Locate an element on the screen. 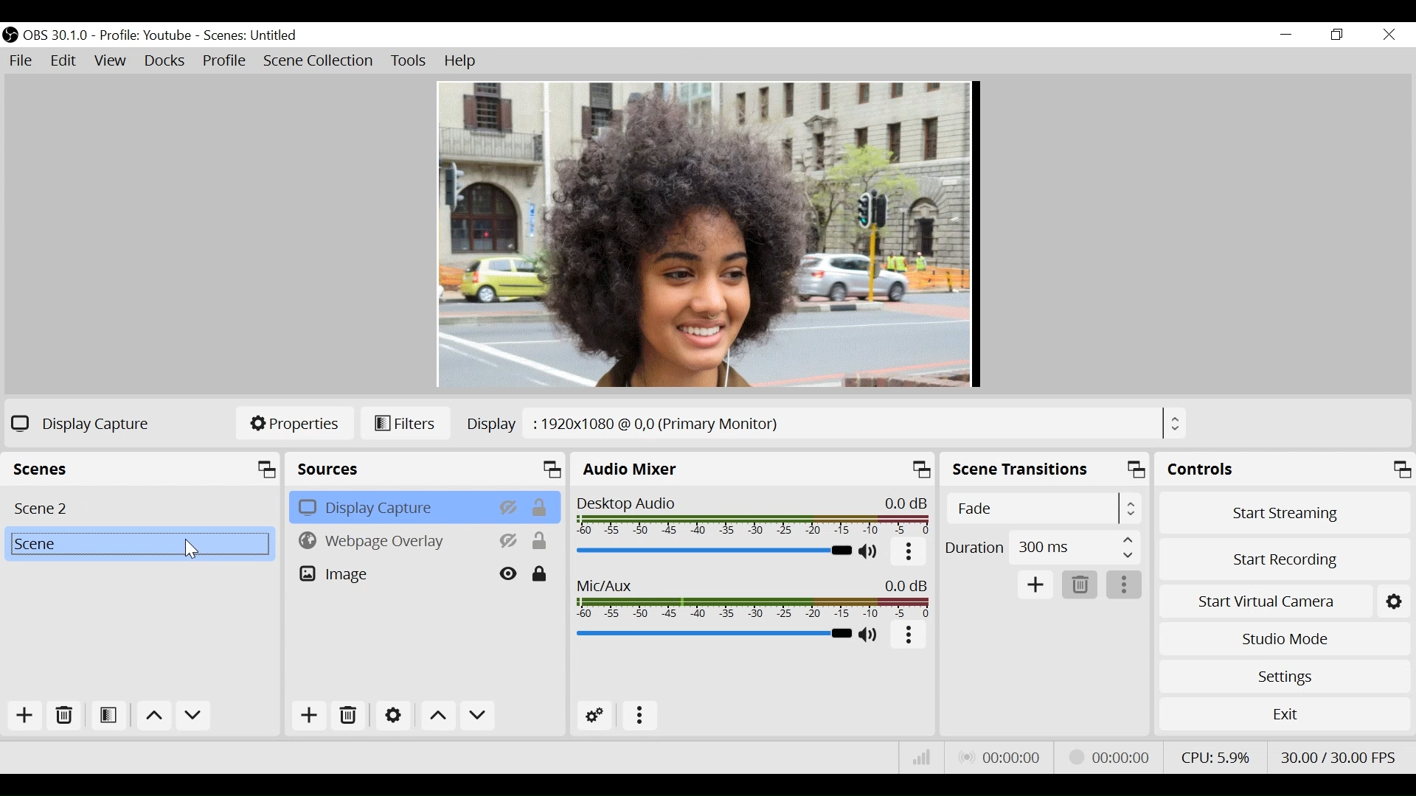  Display Capture is located at coordinates (85, 423).